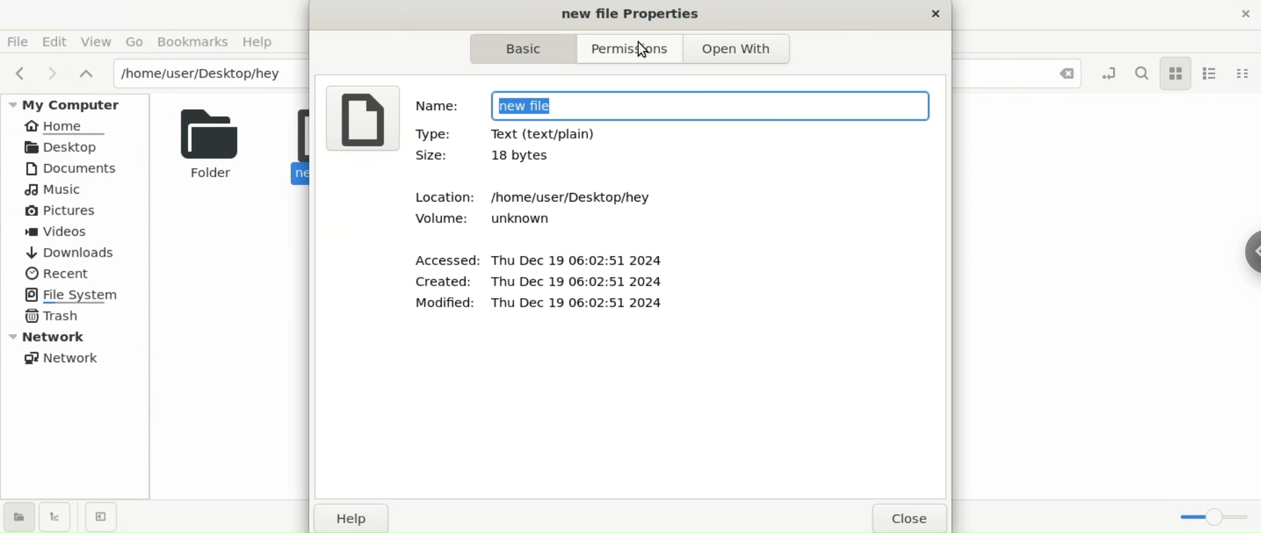 This screenshot has height=533, width=1261. Describe the element at coordinates (1111, 72) in the screenshot. I see `toggle location entry` at that location.